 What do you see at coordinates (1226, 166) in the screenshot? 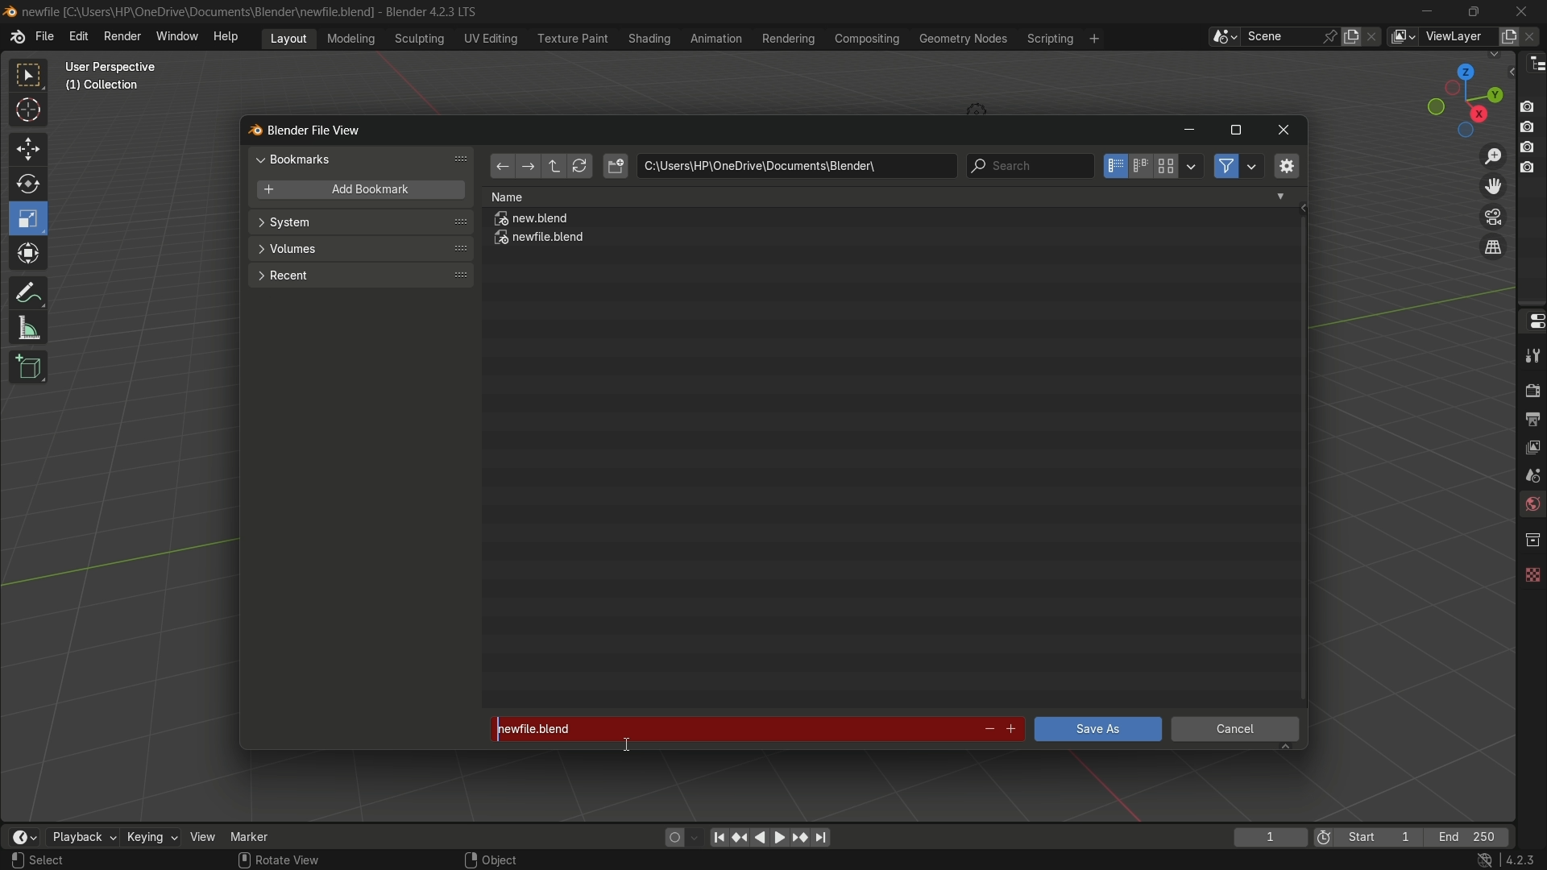
I see `filter files` at bounding box center [1226, 166].